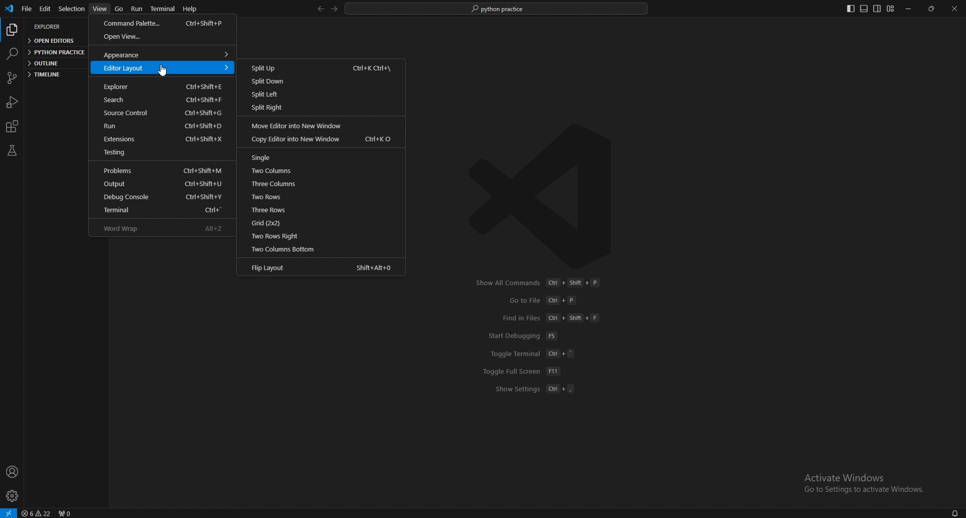  I want to click on move editor into new window, so click(315, 125).